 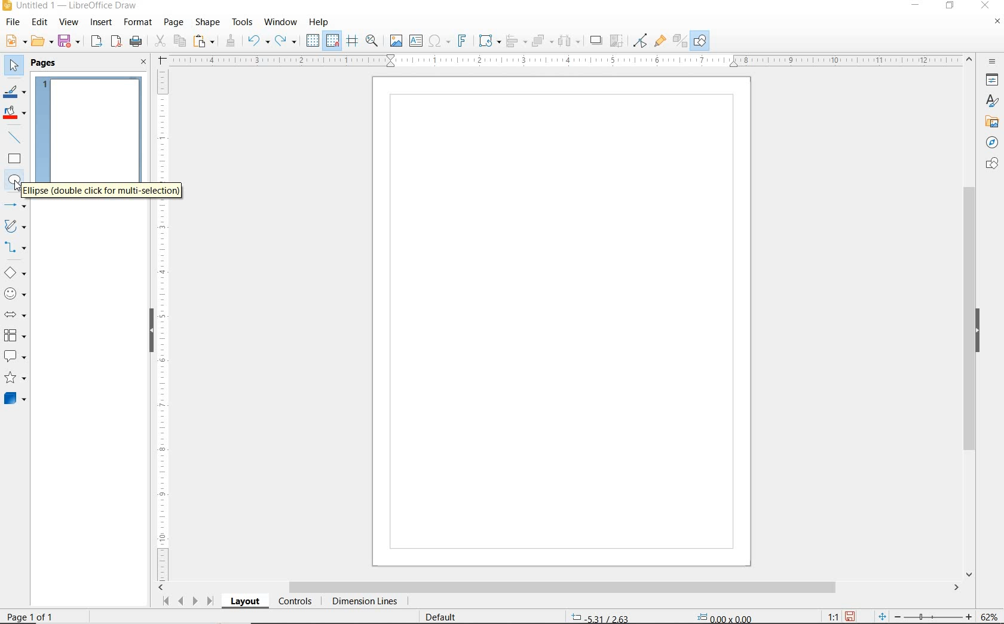 What do you see at coordinates (117, 42) in the screenshot?
I see `EXPORT AS PDF` at bounding box center [117, 42].